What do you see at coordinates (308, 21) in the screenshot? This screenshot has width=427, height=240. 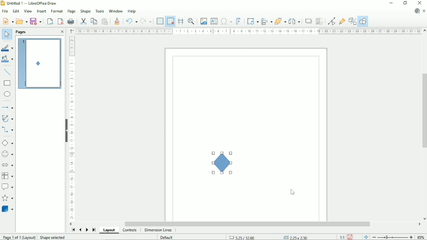 I see `Shadow` at bounding box center [308, 21].